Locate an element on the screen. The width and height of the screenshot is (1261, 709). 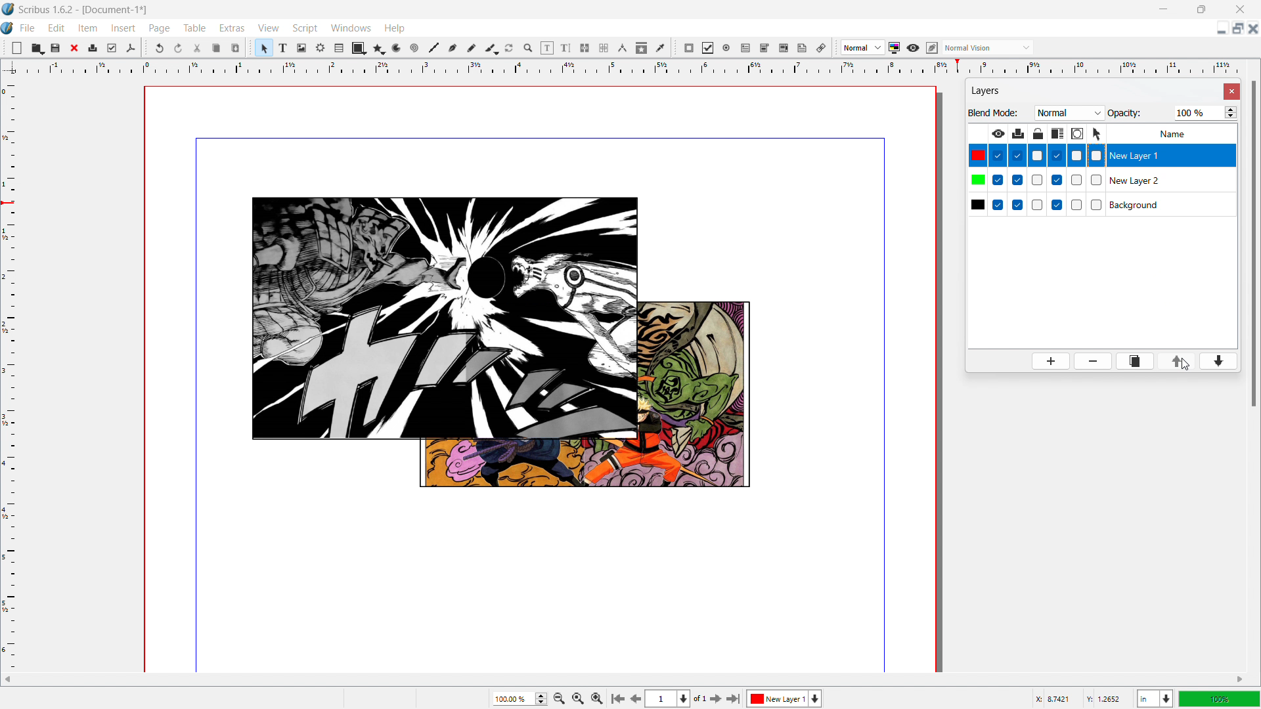
copy is located at coordinates (215, 48).